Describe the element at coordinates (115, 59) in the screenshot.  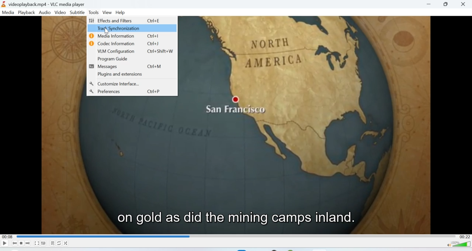
I see `Program Guide` at that location.